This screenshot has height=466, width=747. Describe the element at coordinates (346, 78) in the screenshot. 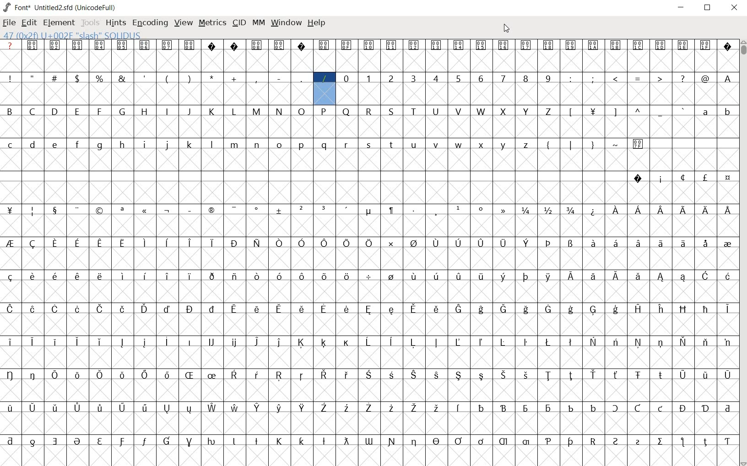

I see `glyph` at that location.